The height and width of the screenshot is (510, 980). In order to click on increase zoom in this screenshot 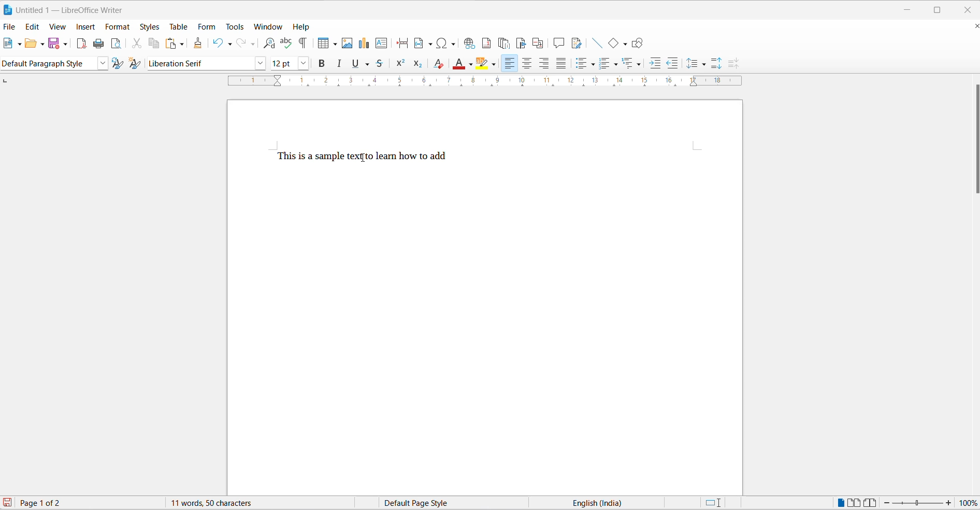, I will do `click(949, 503)`.